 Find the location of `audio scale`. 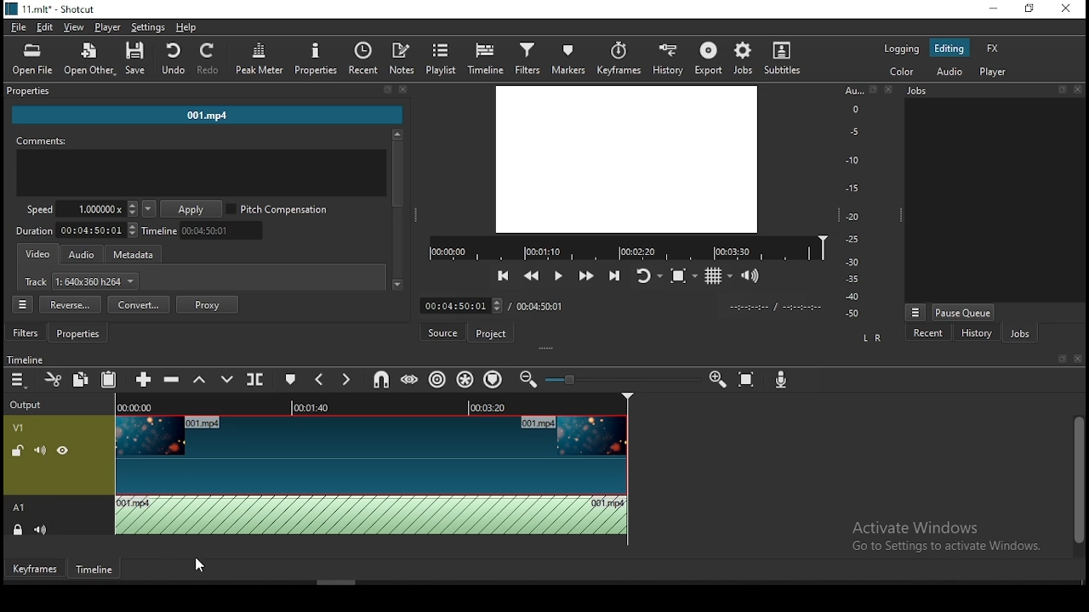

audio scale is located at coordinates (865, 202).